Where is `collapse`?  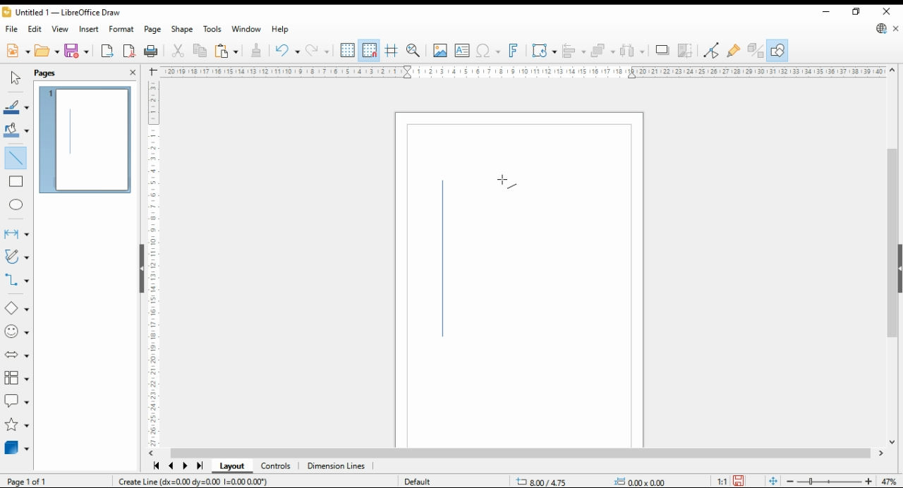
collapse is located at coordinates (140, 267).